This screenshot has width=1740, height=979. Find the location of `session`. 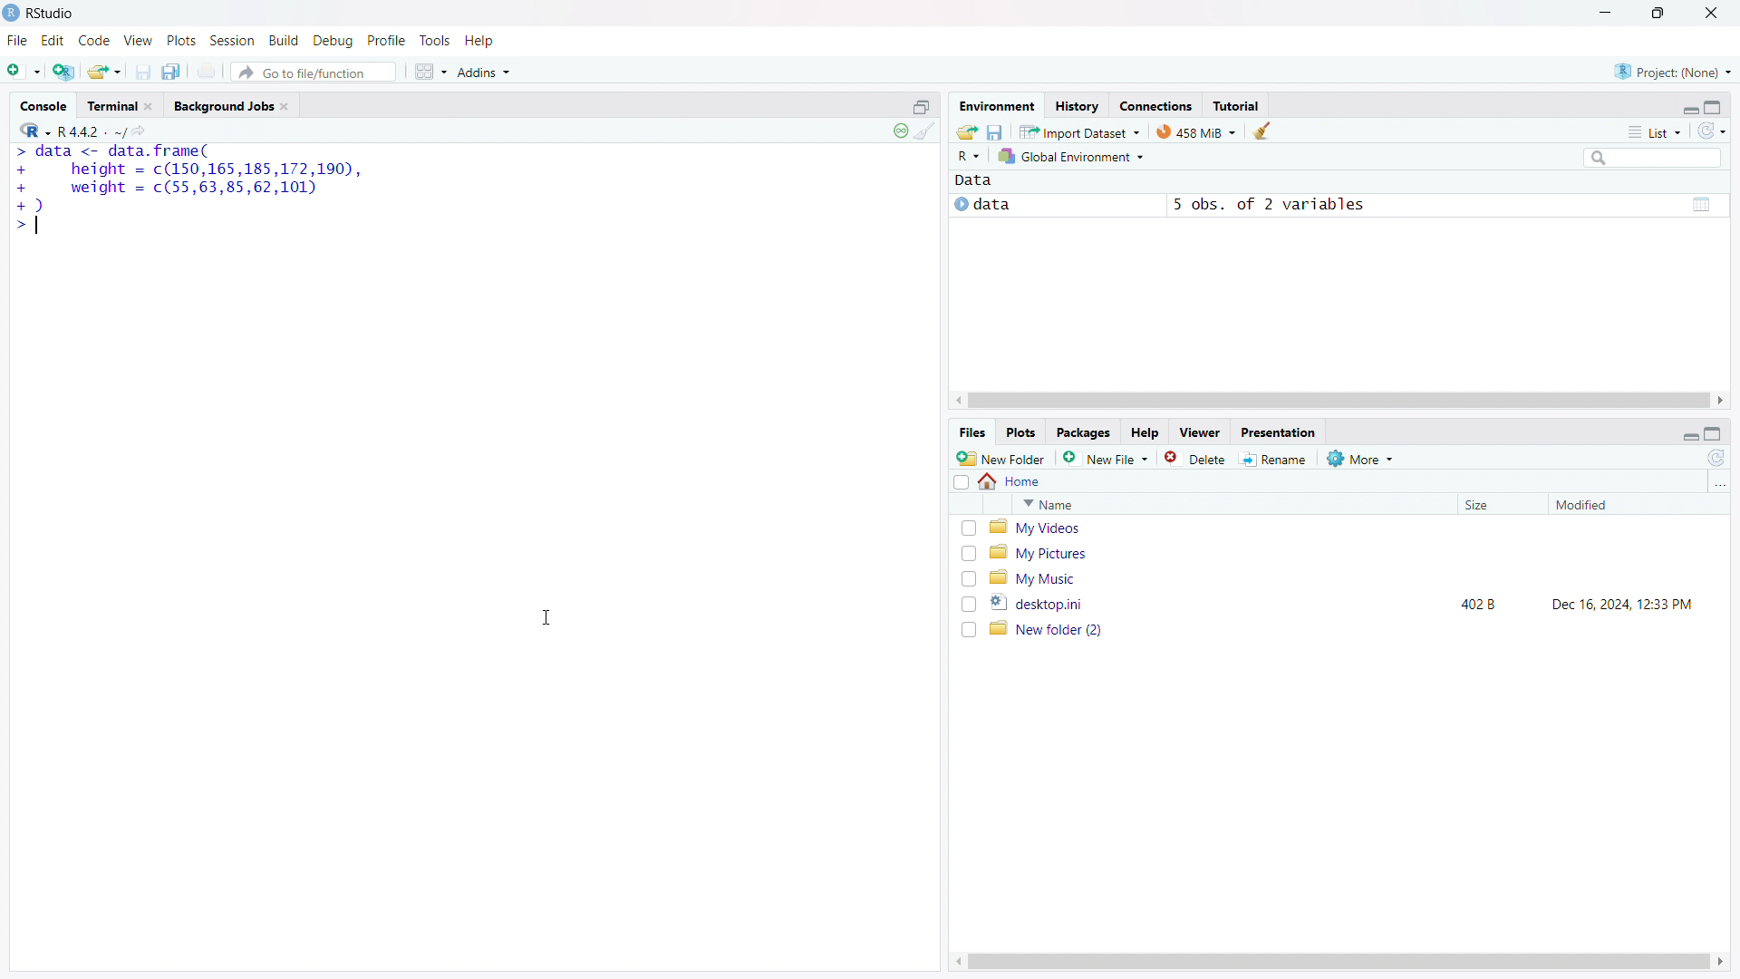

session is located at coordinates (232, 40).